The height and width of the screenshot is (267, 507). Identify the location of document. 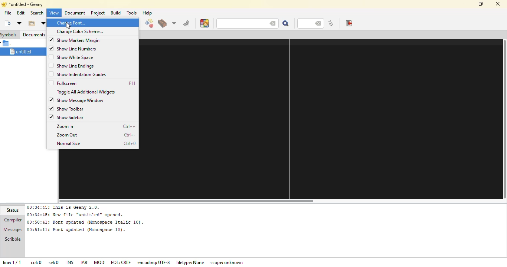
(74, 13).